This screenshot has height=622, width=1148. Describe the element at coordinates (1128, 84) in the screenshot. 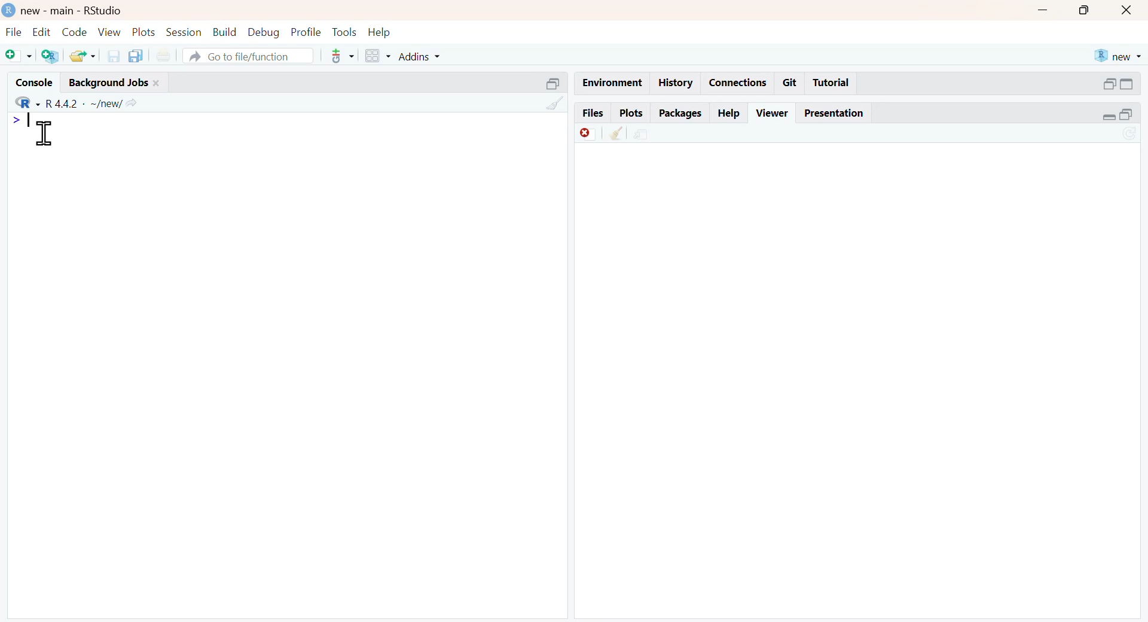

I see `expand/collapse` at that location.